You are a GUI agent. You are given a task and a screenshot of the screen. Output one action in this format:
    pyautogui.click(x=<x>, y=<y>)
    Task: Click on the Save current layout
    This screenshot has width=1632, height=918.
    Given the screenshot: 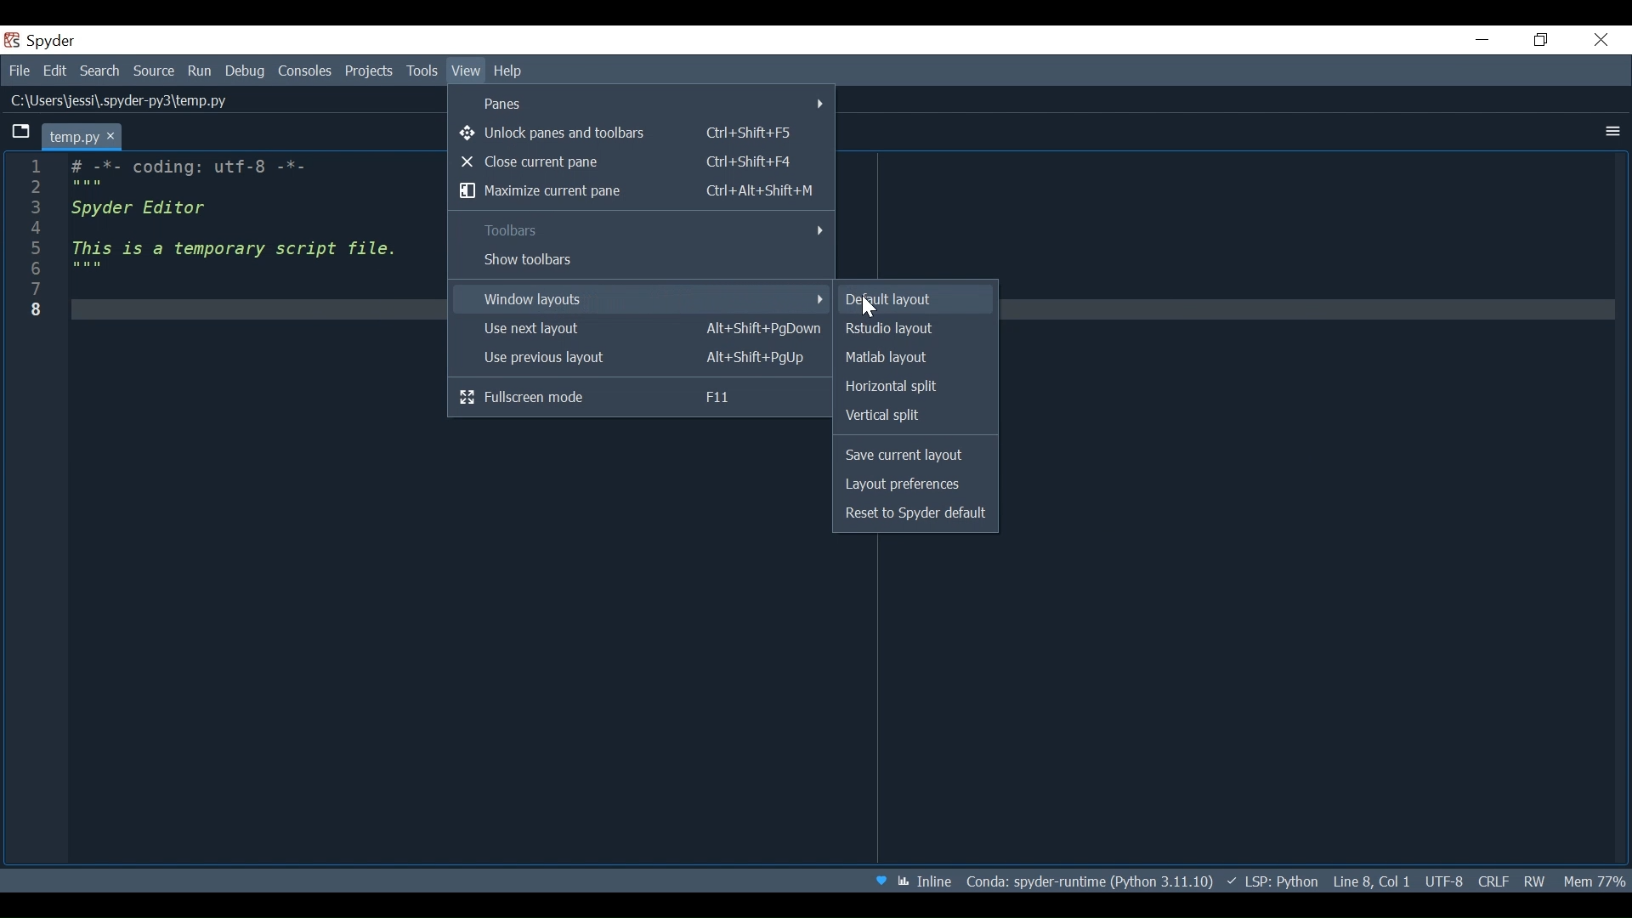 What is the action you would take?
    pyautogui.click(x=916, y=456)
    